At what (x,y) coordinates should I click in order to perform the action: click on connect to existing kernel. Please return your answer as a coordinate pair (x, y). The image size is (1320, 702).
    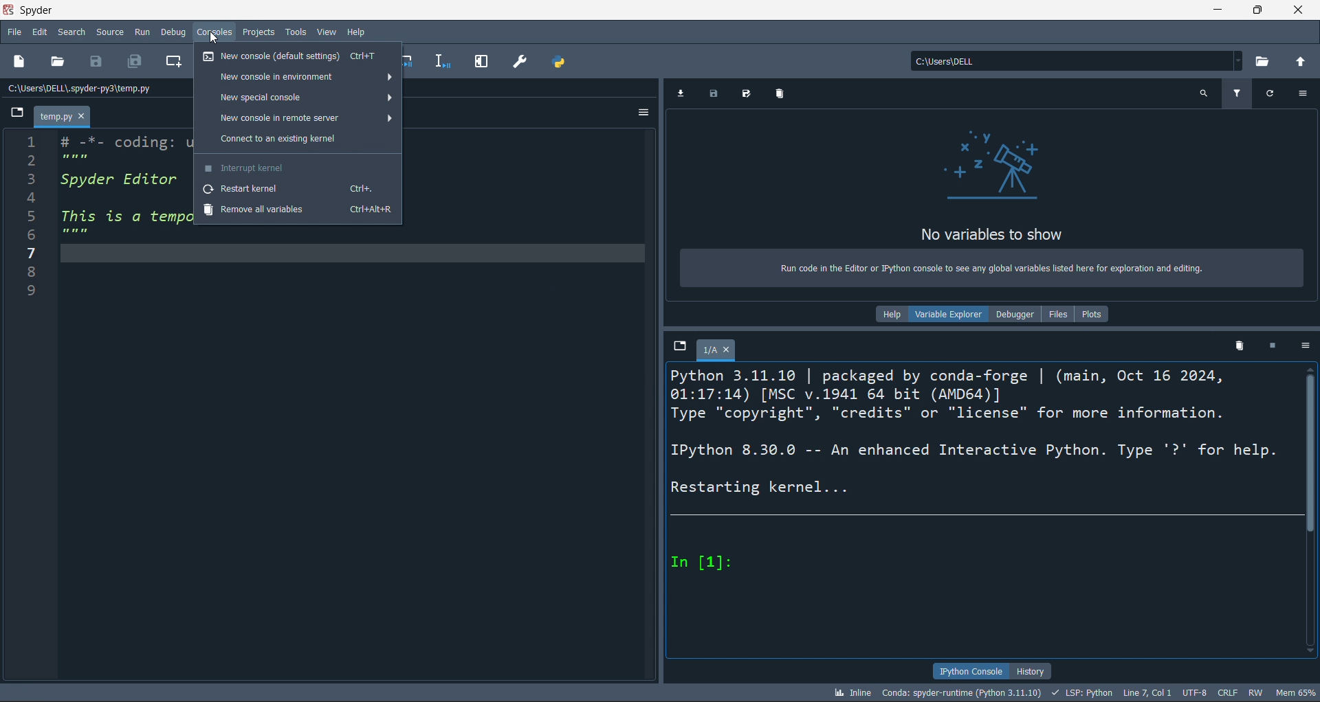
    Looking at the image, I should click on (298, 139).